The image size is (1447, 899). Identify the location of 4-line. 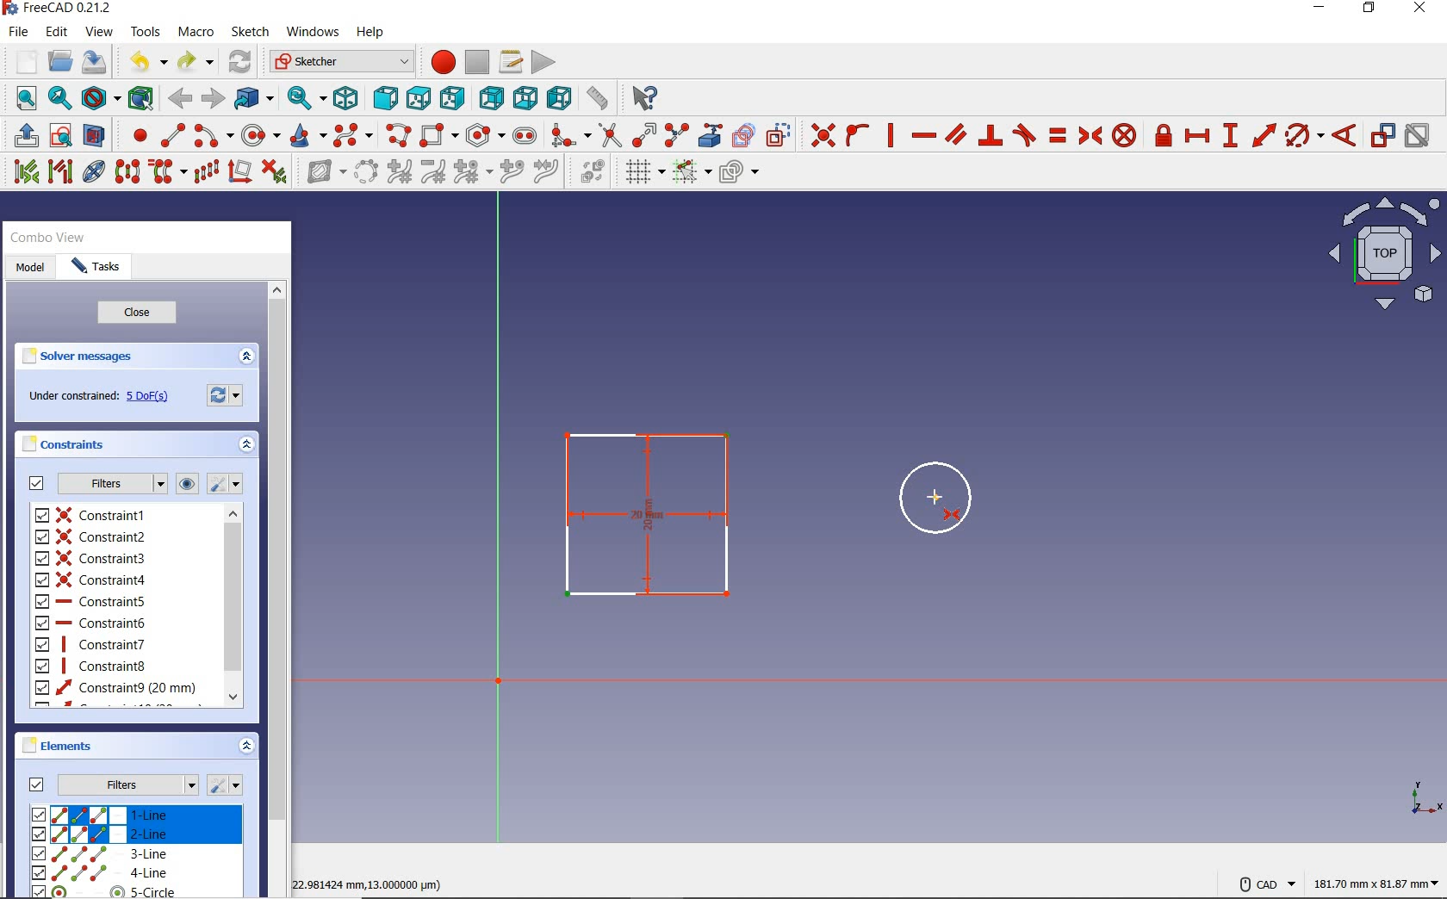
(135, 872).